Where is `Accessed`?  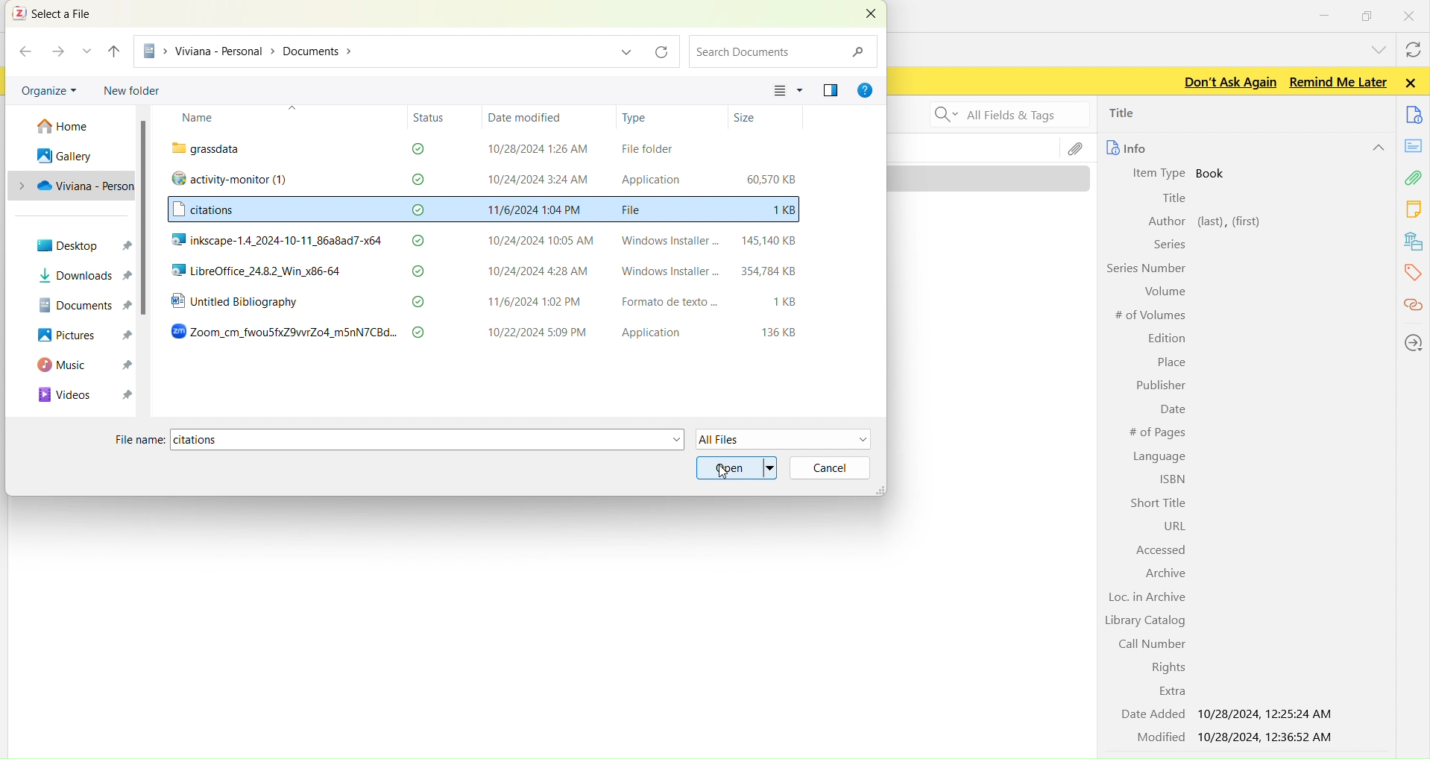 Accessed is located at coordinates (1162, 549).